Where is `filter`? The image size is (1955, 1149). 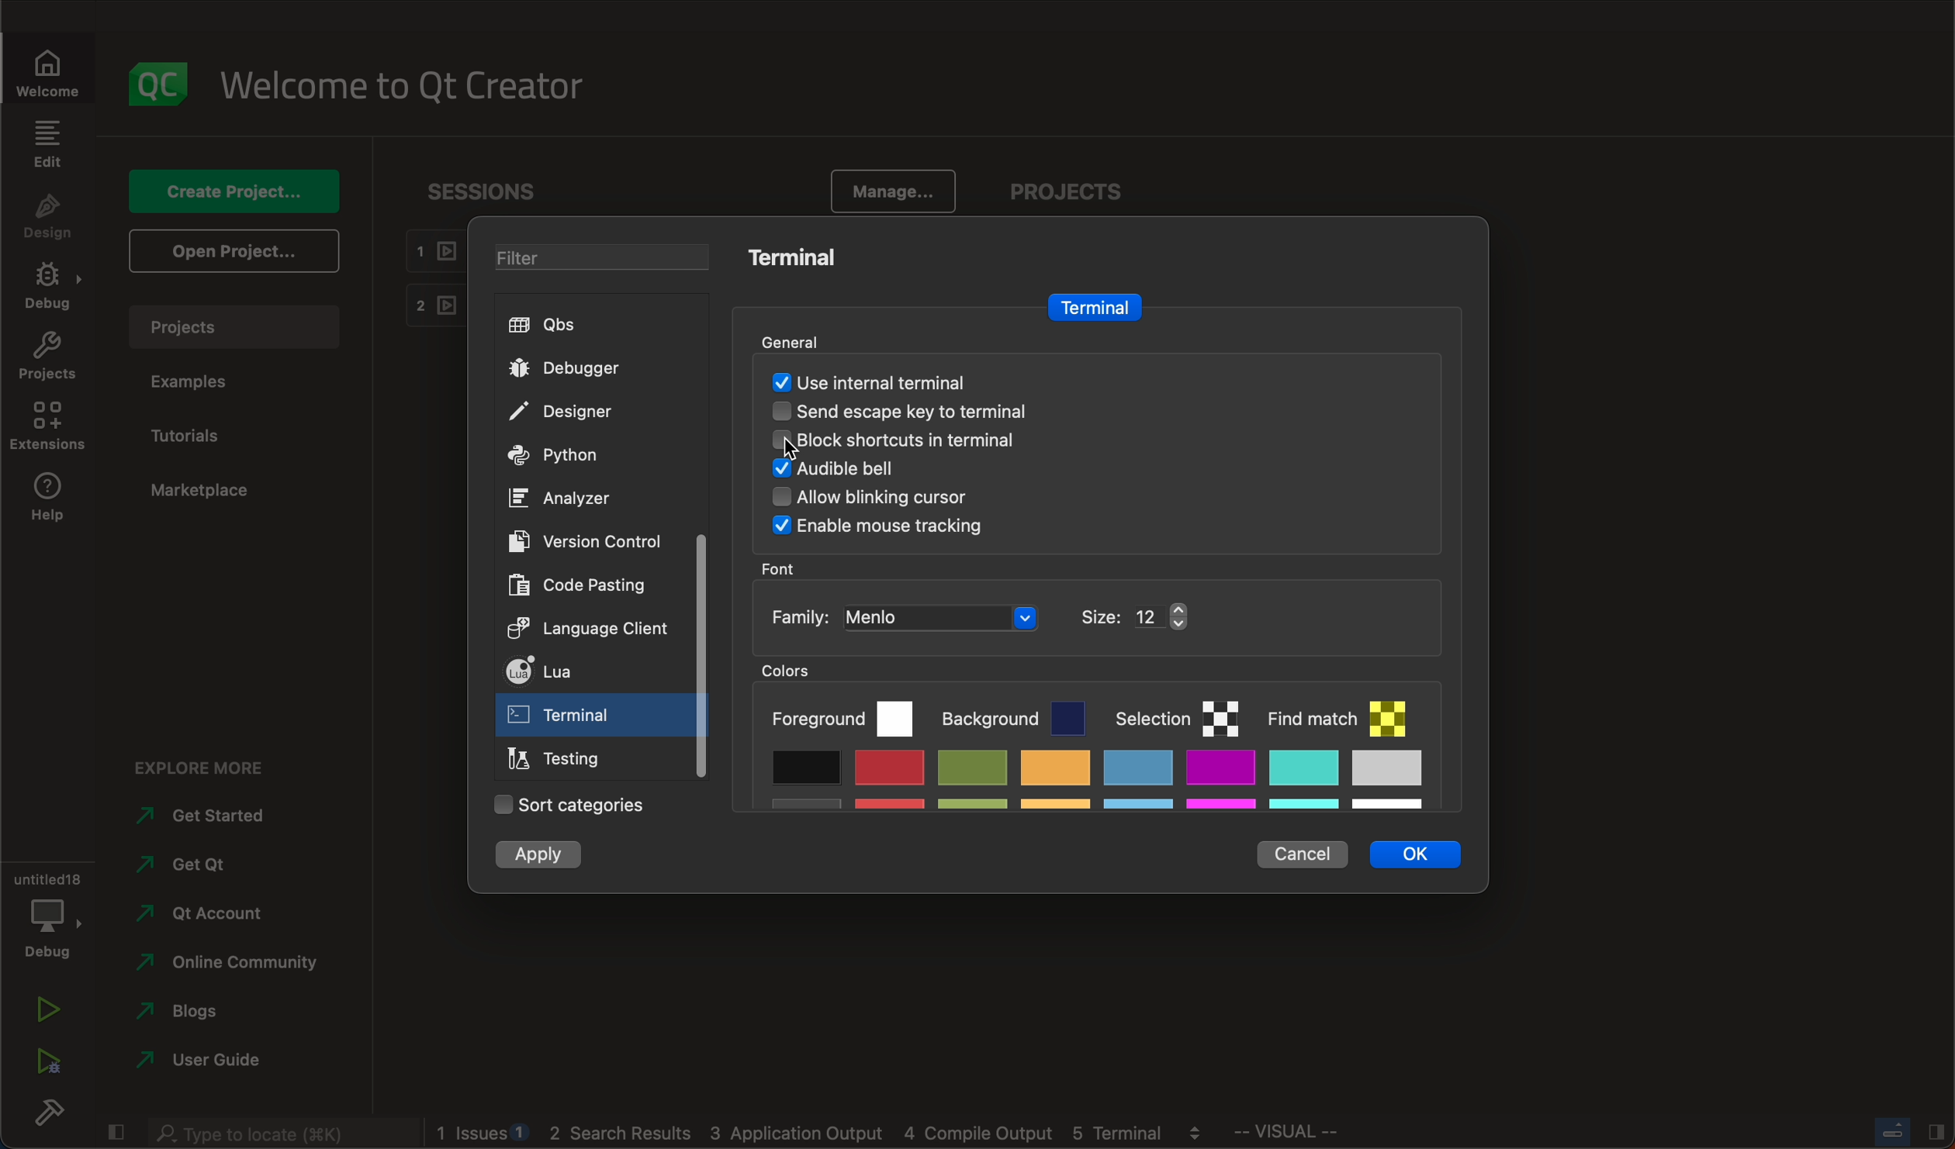
filter is located at coordinates (586, 254).